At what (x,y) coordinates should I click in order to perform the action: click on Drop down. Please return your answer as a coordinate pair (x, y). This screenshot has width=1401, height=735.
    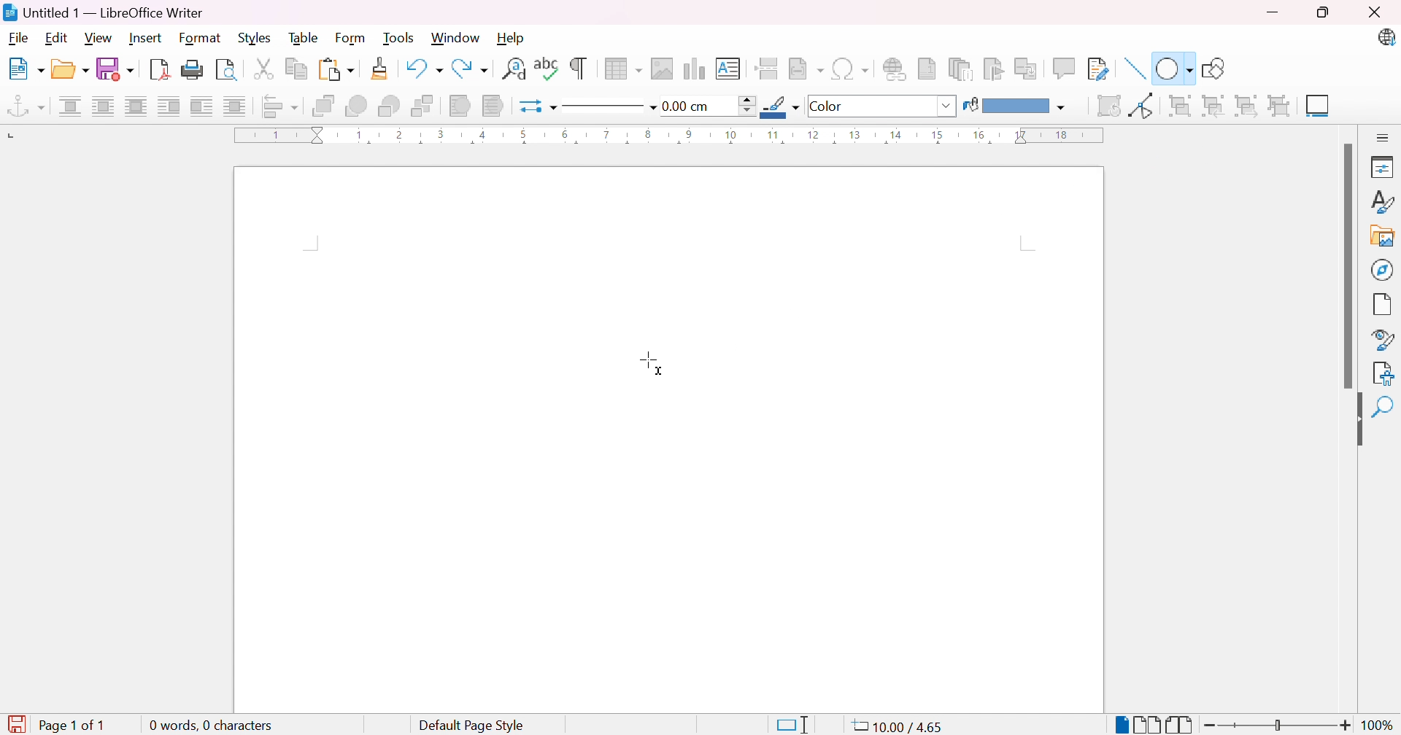
    Looking at the image, I should click on (949, 106).